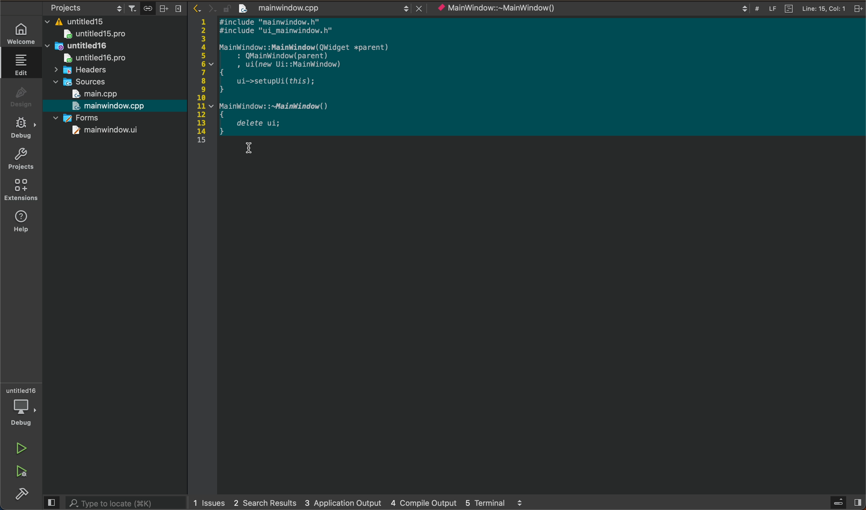 This screenshot has height=510, width=866. What do you see at coordinates (104, 120) in the screenshot?
I see `forms` at bounding box center [104, 120].